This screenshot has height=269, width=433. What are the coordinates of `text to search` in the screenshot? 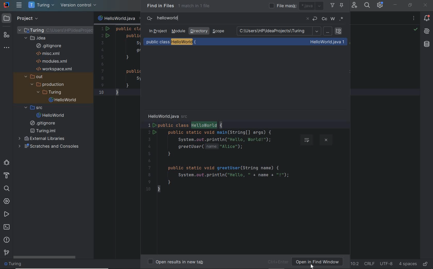 It's located at (166, 19).